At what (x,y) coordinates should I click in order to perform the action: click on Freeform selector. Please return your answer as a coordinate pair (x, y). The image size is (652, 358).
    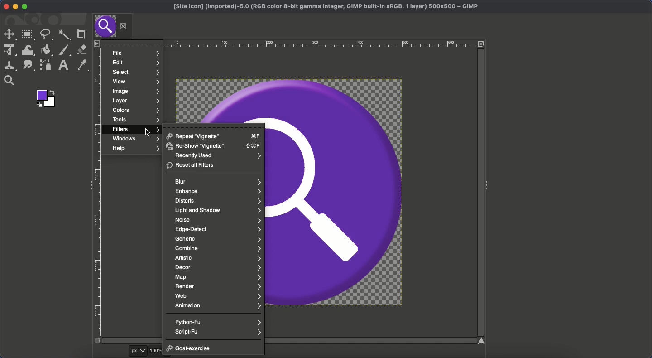
    Looking at the image, I should click on (46, 34).